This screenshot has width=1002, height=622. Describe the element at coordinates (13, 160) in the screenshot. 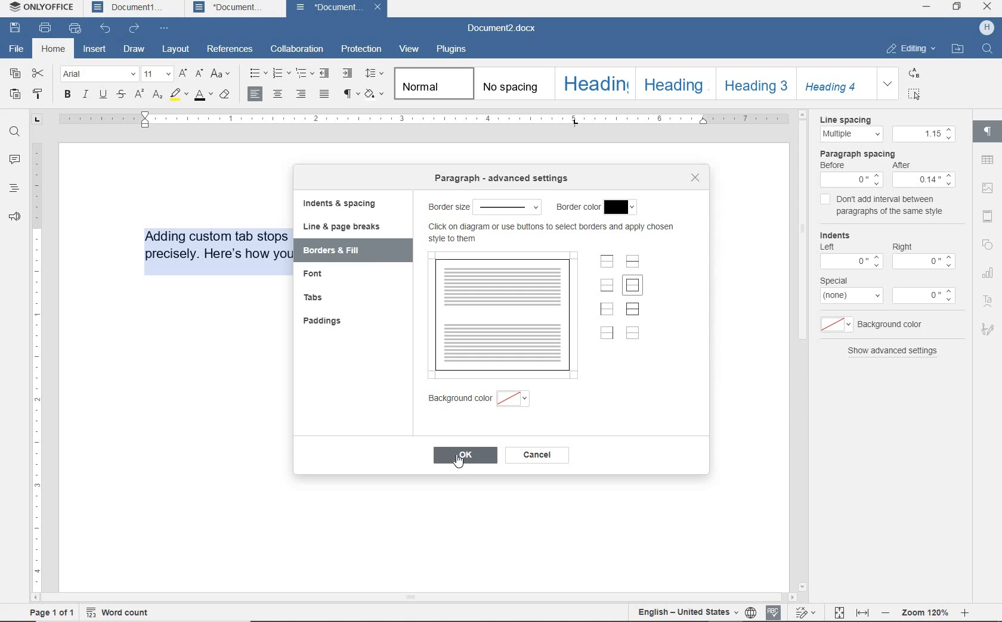

I see `comments` at that location.